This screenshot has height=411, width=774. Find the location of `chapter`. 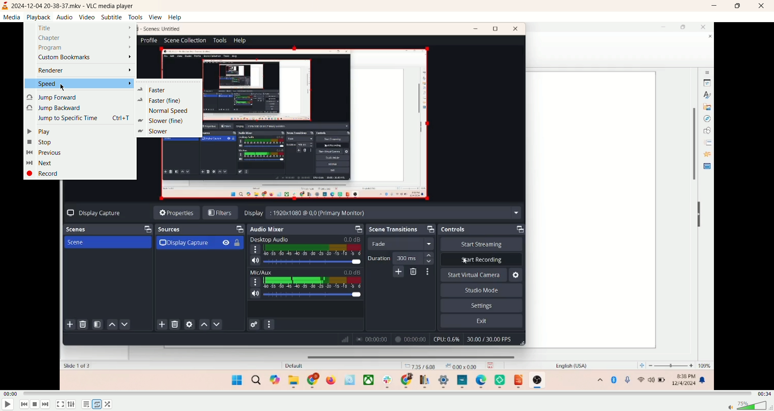

chapter is located at coordinates (84, 38).